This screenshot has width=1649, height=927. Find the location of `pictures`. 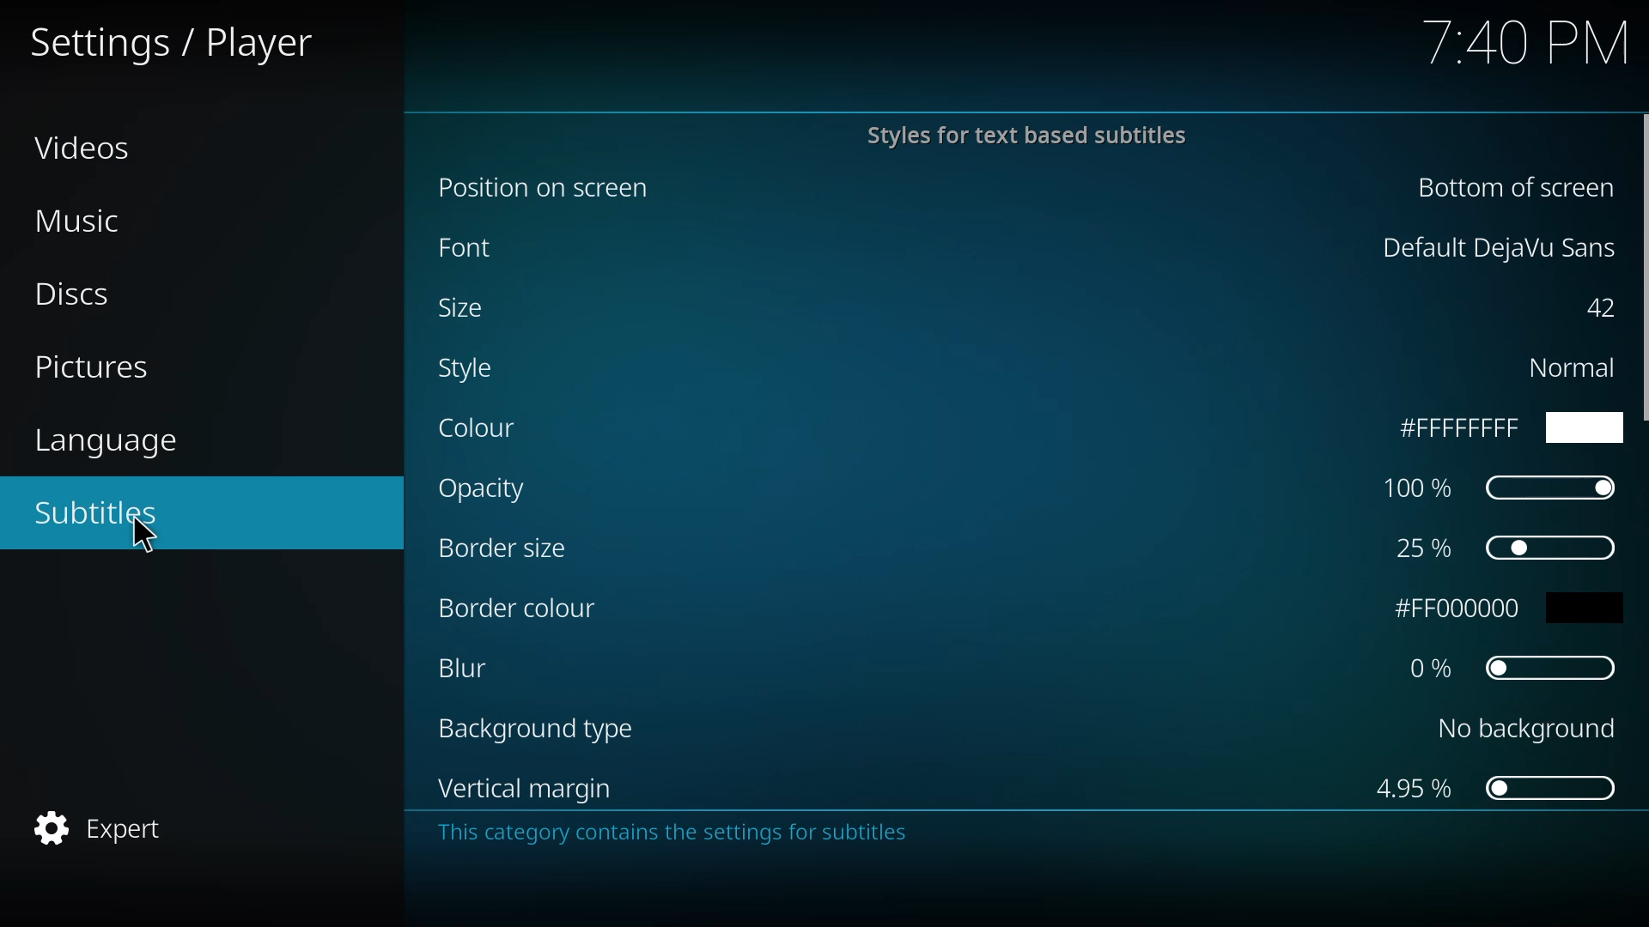

pictures is located at coordinates (94, 367).